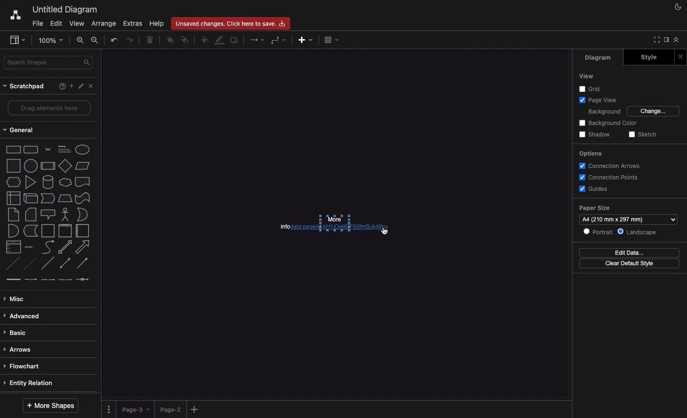 This screenshot has width=687, height=418. I want to click on Entity relation, so click(30, 384).